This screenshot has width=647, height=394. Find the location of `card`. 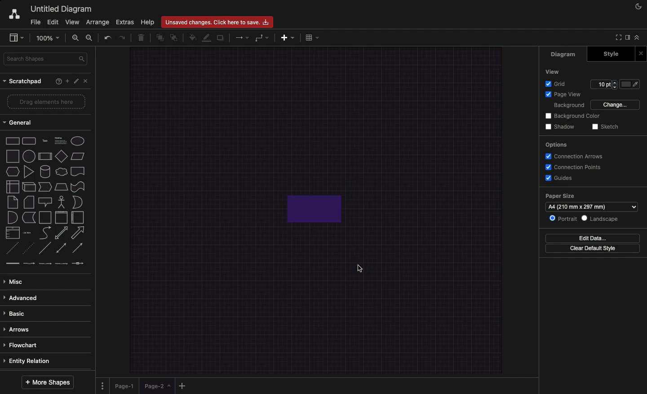

card is located at coordinates (28, 201).